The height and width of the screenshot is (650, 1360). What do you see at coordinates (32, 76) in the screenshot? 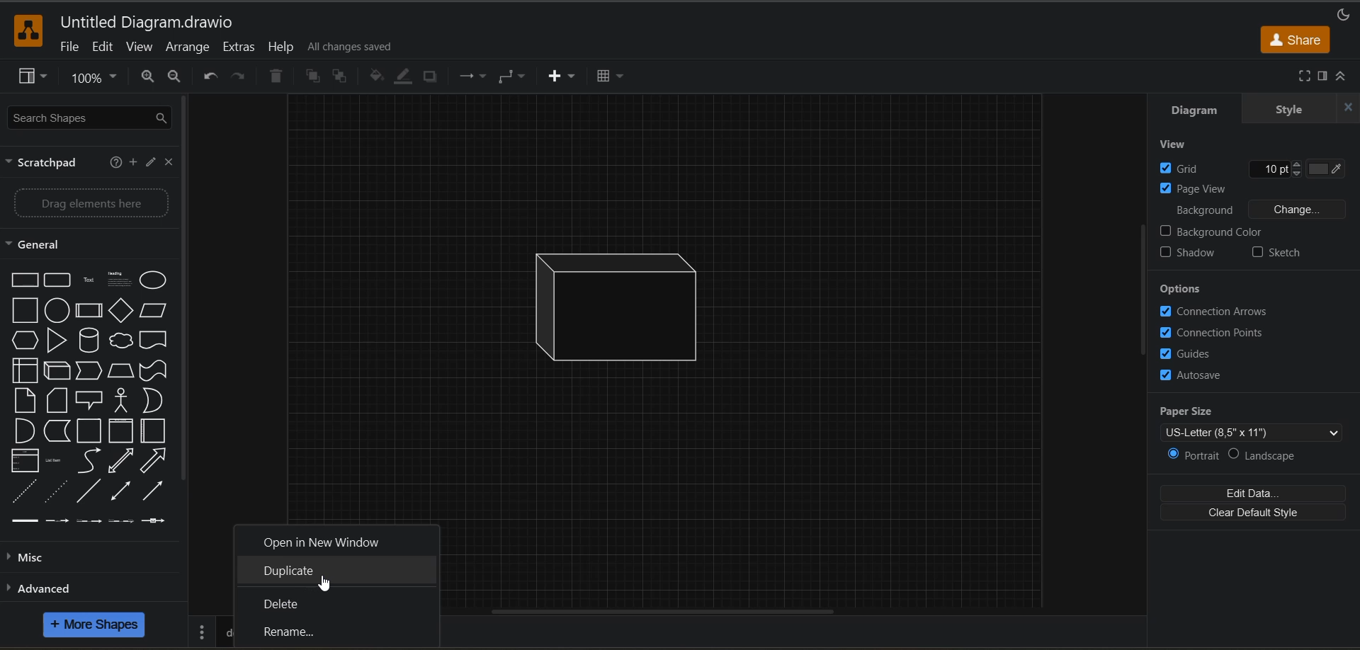
I see `view` at bounding box center [32, 76].